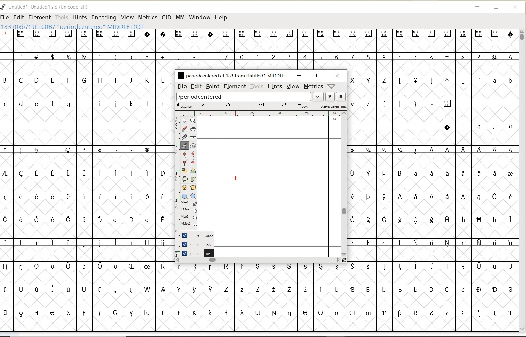  I want to click on scrollbar, so click(258, 260).